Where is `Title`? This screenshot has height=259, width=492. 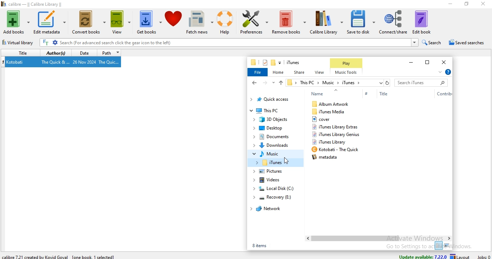 Title is located at coordinates (385, 95).